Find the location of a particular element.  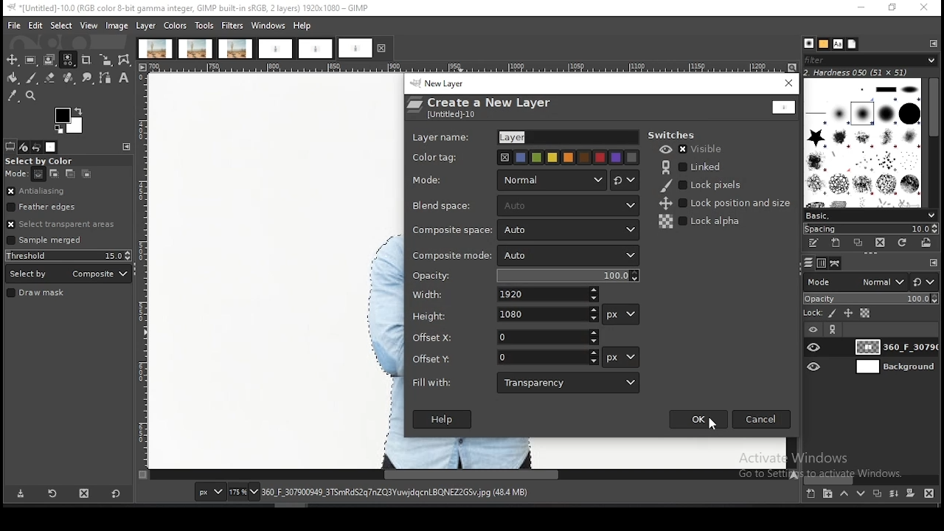

layer is located at coordinates (894, 367).